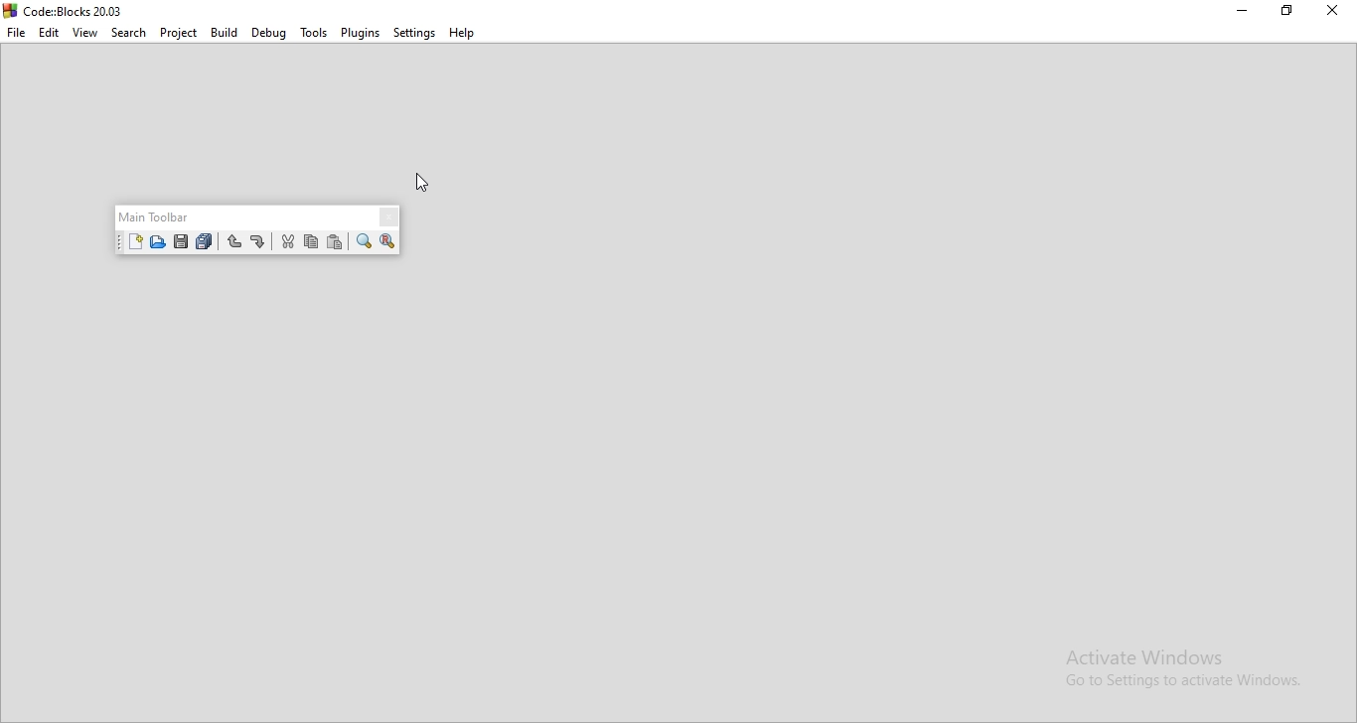 The height and width of the screenshot is (723, 1357). What do you see at coordinates (206, 241) in the screenshot?
I see `save everything` at bounding box center [206, 241].